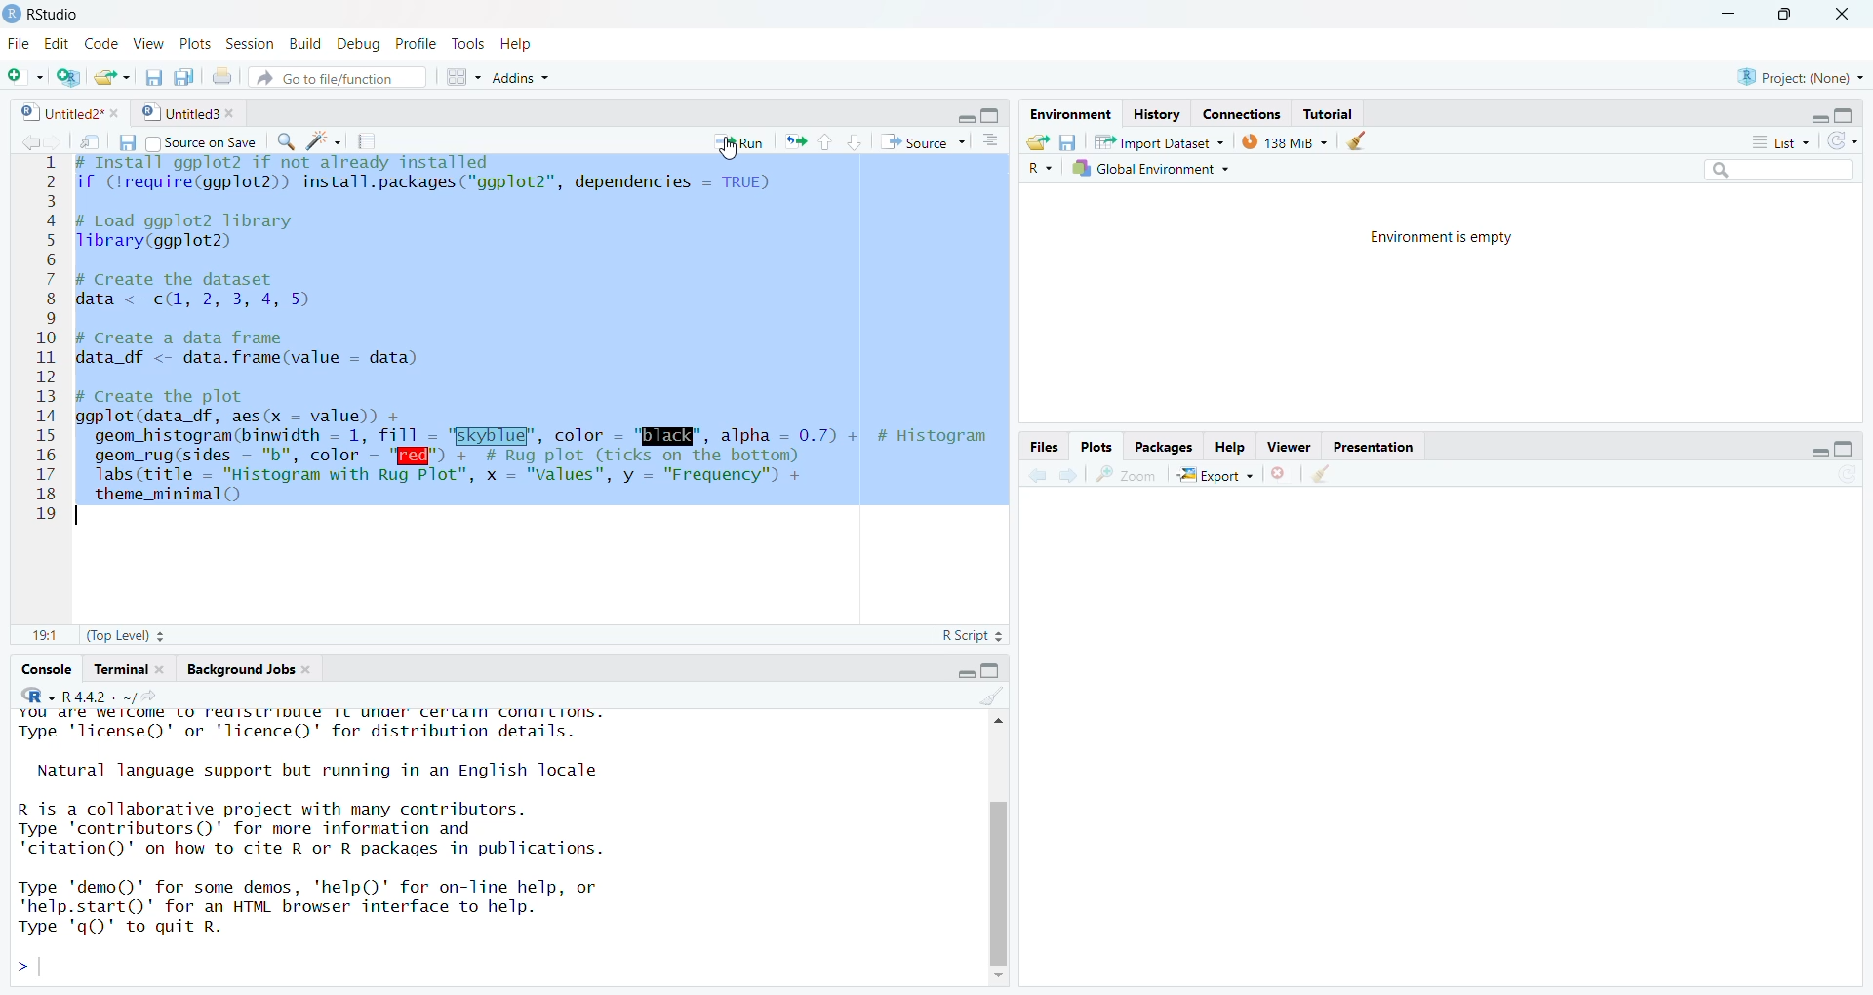 The width and height of the screenshot is (1873, 995). Describe the element at coordinates (282, 140) in the screenshot. I see `Find replace` at that location.